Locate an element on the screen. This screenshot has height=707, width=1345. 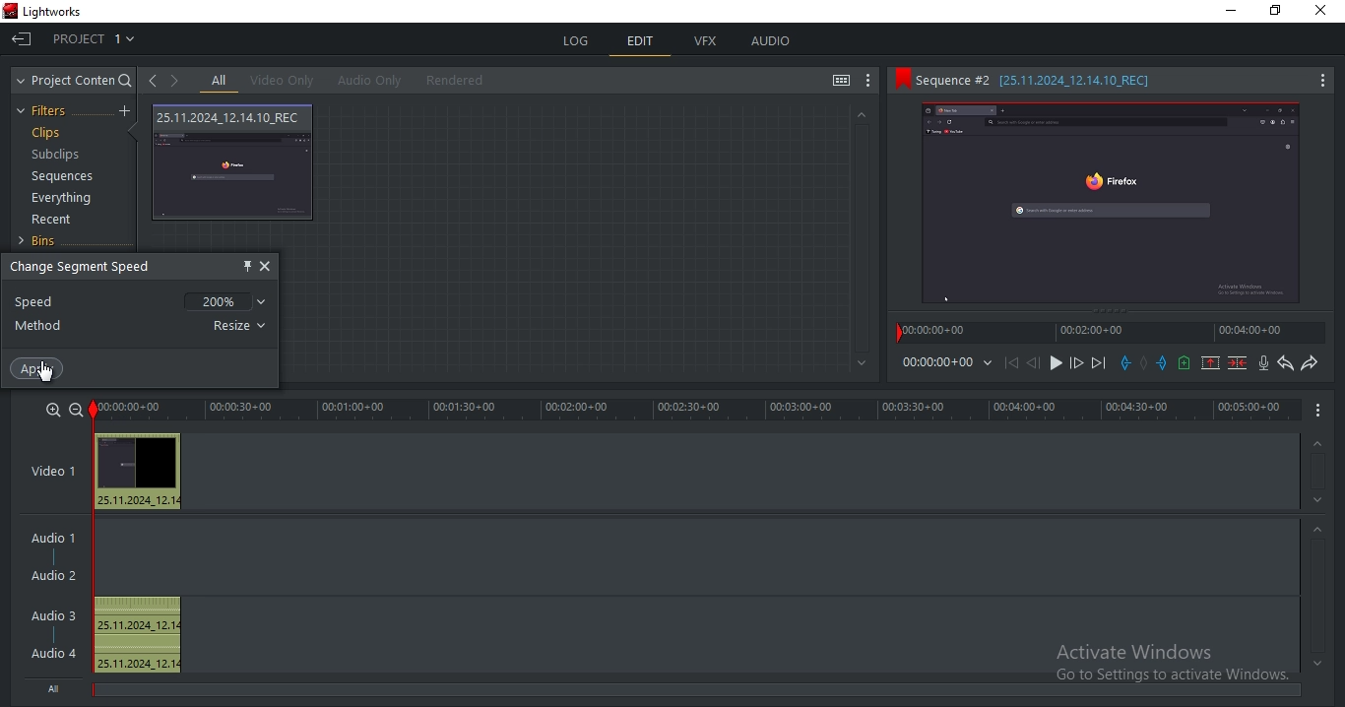
zoom out is located at coordinates (74, 409).